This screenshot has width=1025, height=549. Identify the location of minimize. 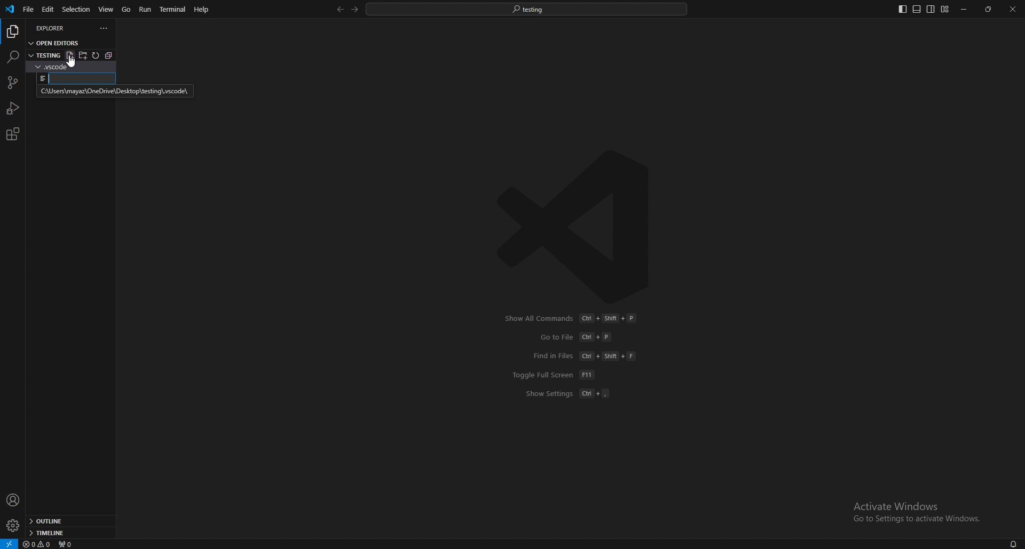
(965, 10).